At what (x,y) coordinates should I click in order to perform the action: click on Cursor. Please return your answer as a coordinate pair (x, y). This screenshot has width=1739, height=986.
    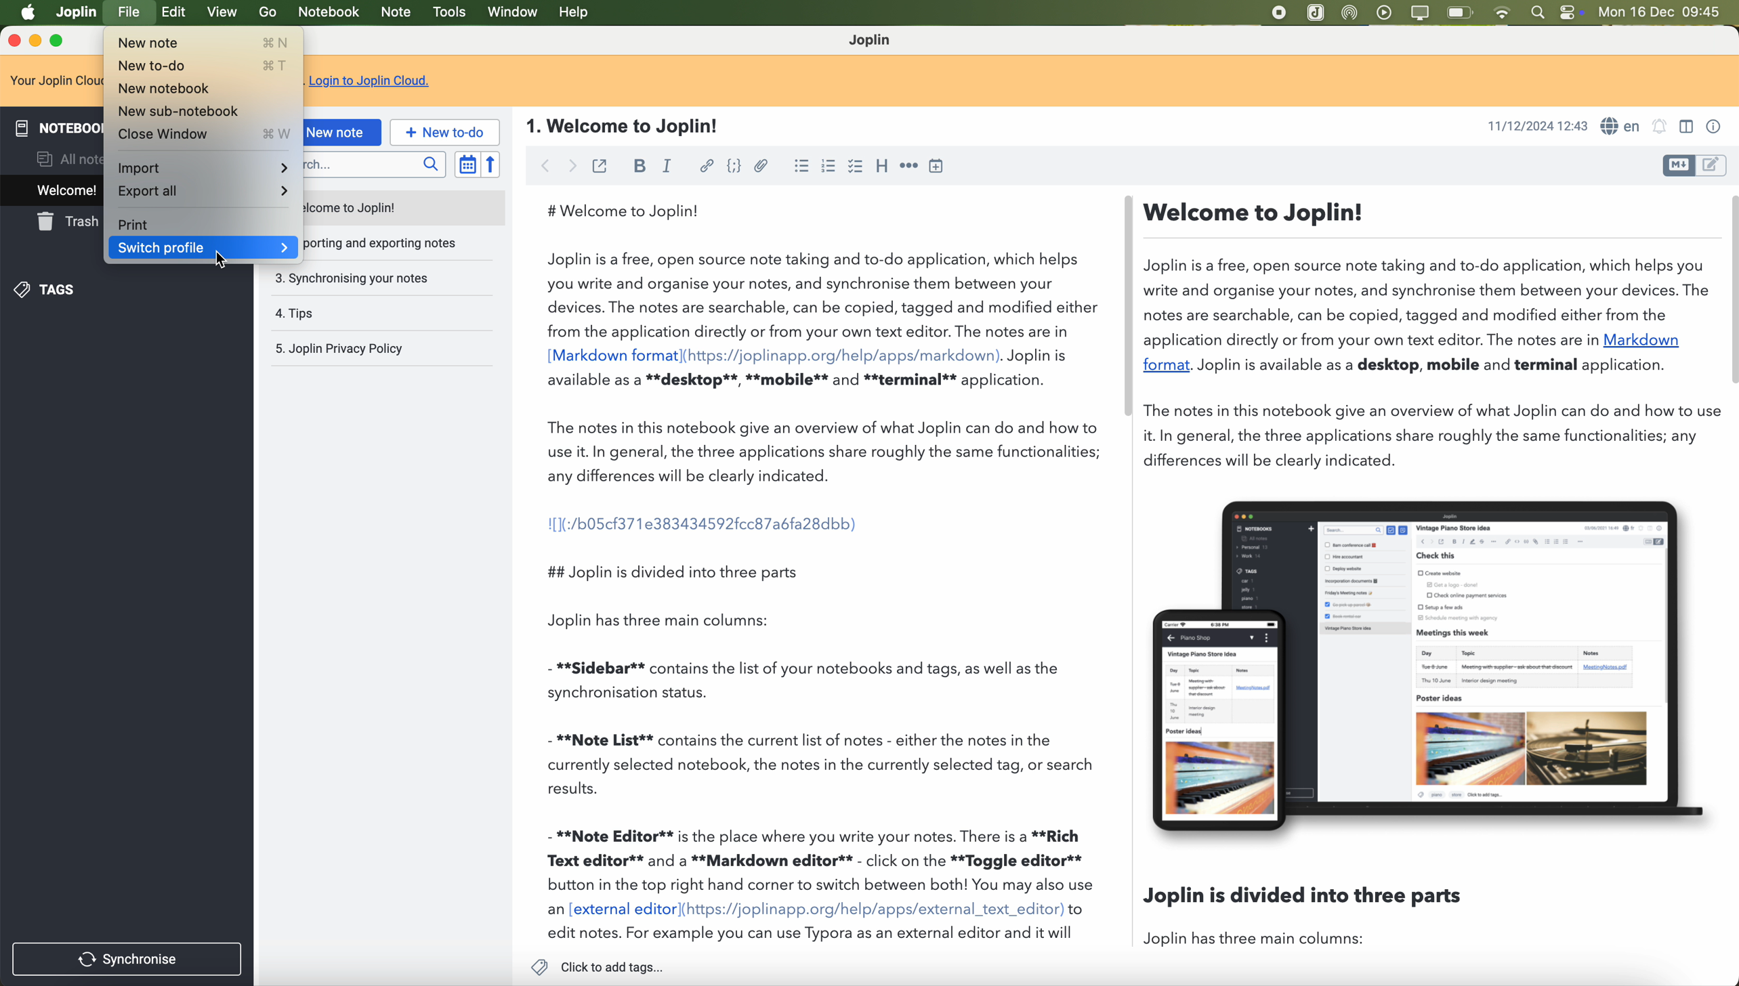
    Looking at the image, I should click on (221, 261).